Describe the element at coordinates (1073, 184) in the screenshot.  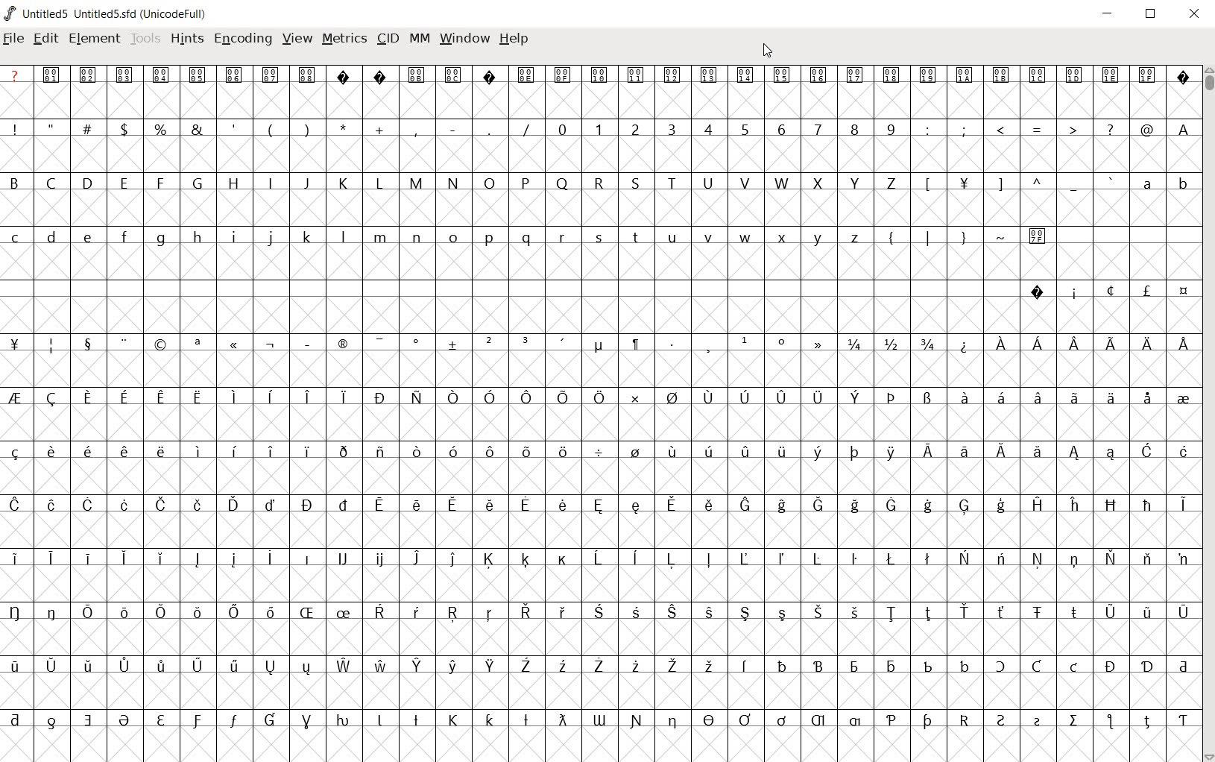
I see `_` at that location.